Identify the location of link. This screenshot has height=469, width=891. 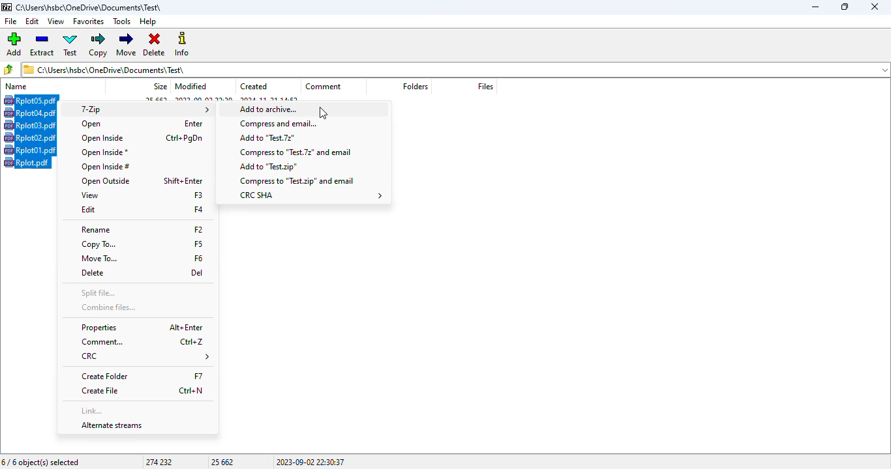
(91, 410).